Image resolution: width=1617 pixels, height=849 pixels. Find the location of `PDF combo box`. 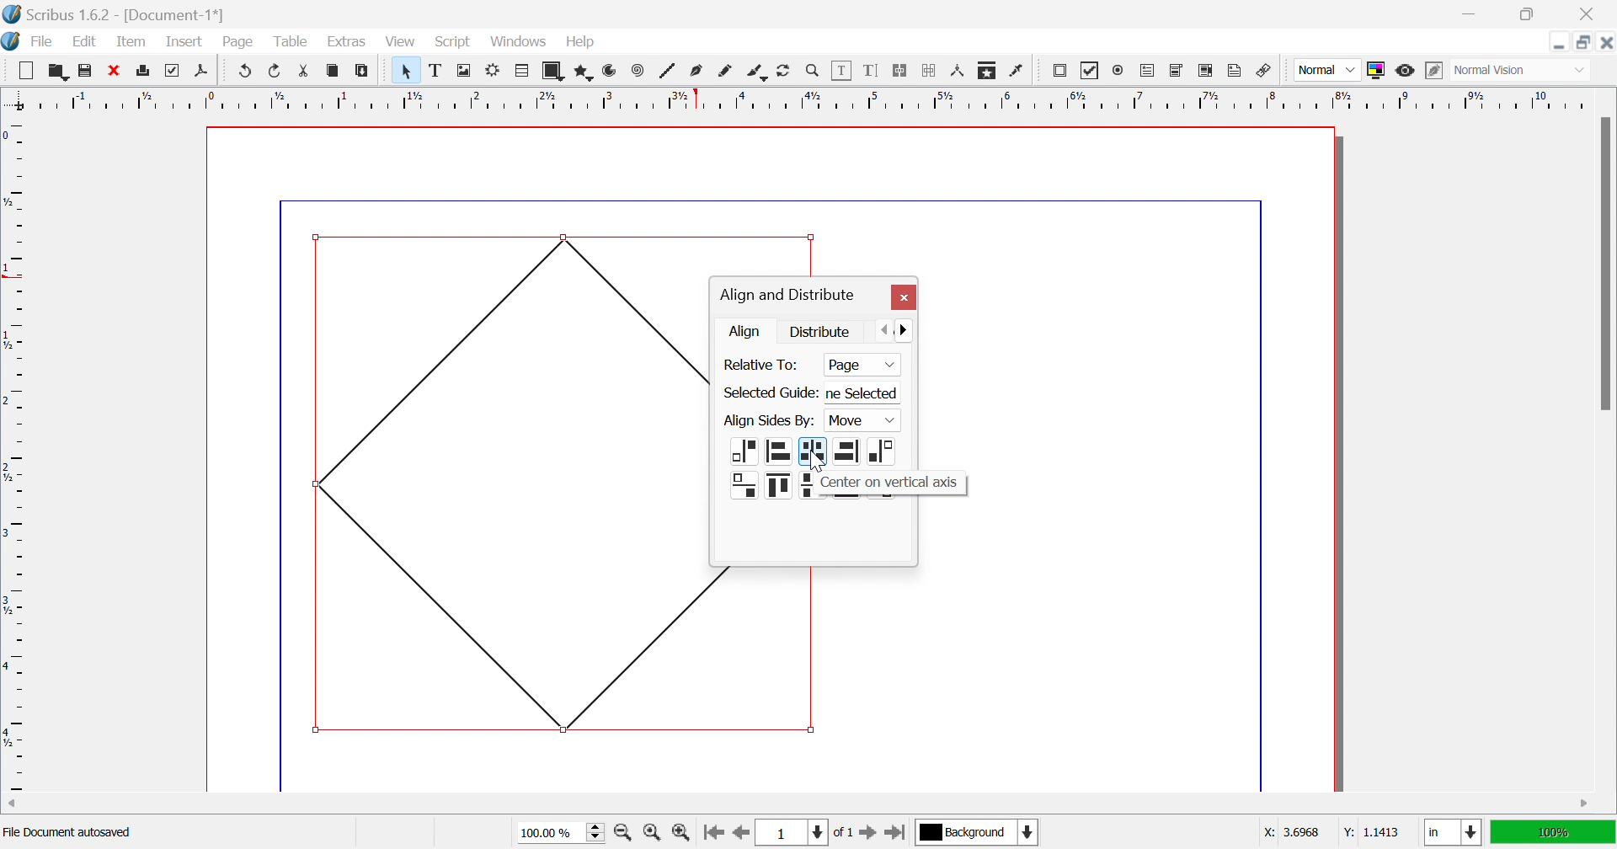

PDF combo box is located at coordinates (1177, 71).